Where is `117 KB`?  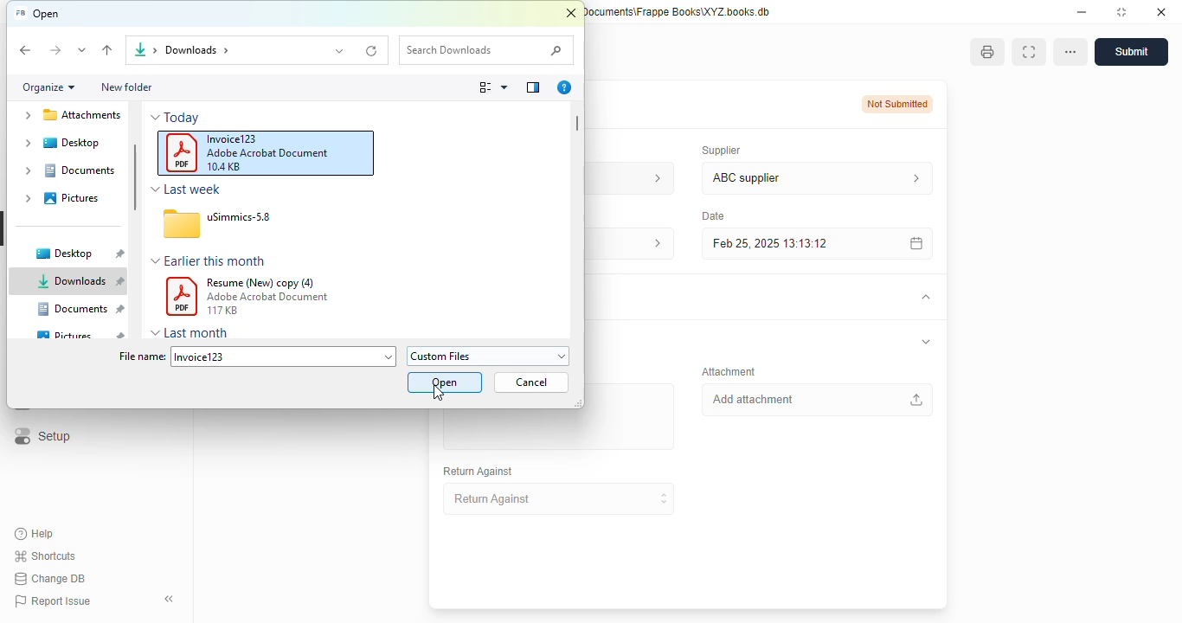
117 KB is located at coordinates (222, 310).